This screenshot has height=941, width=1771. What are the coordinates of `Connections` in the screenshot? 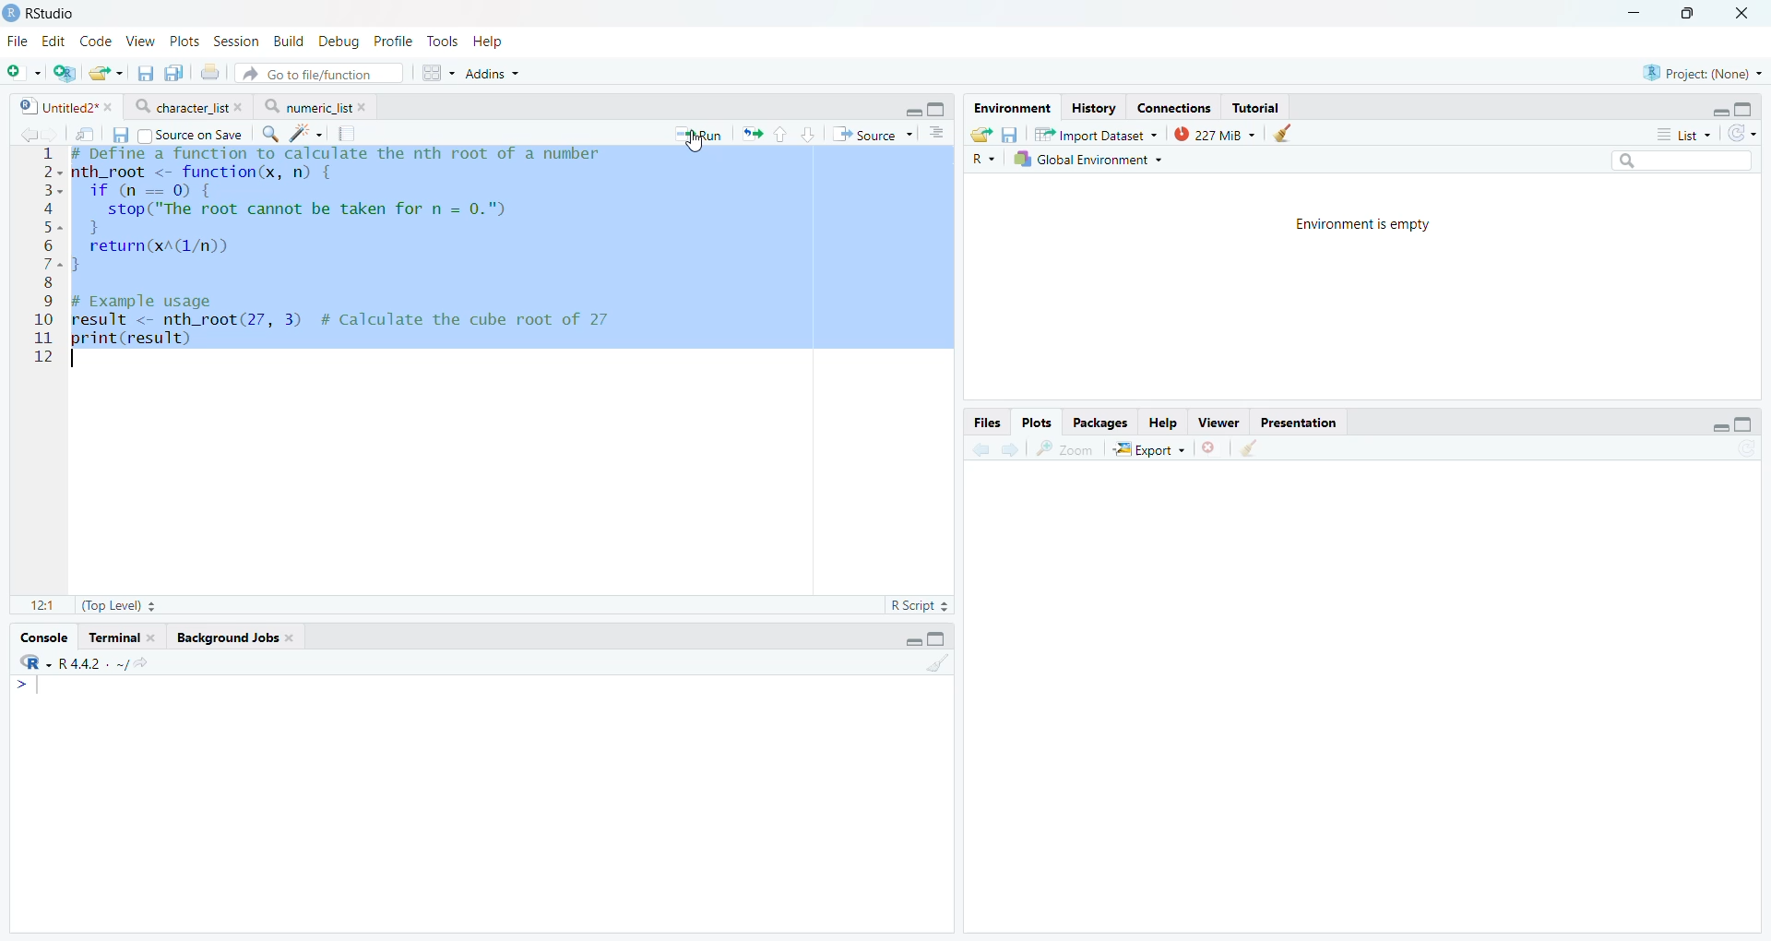 It's located at (1176, 107).